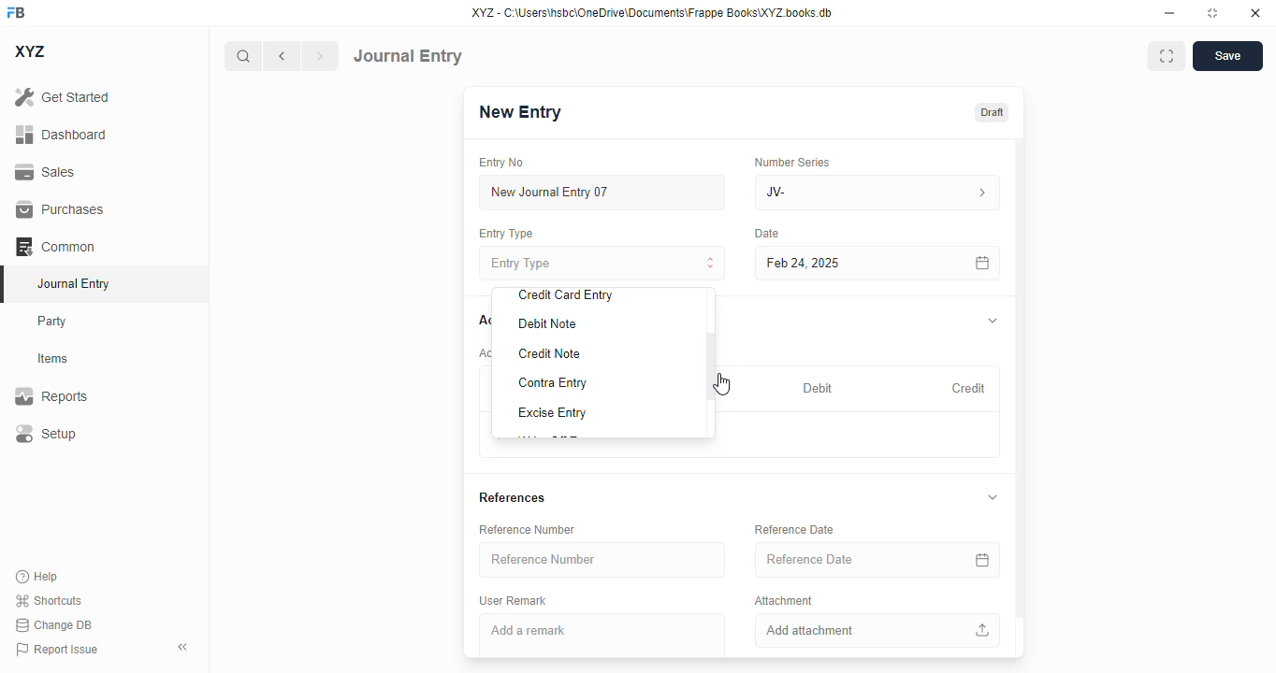 The image size is (1276, 673). I want to click on next, so click(321, 56).